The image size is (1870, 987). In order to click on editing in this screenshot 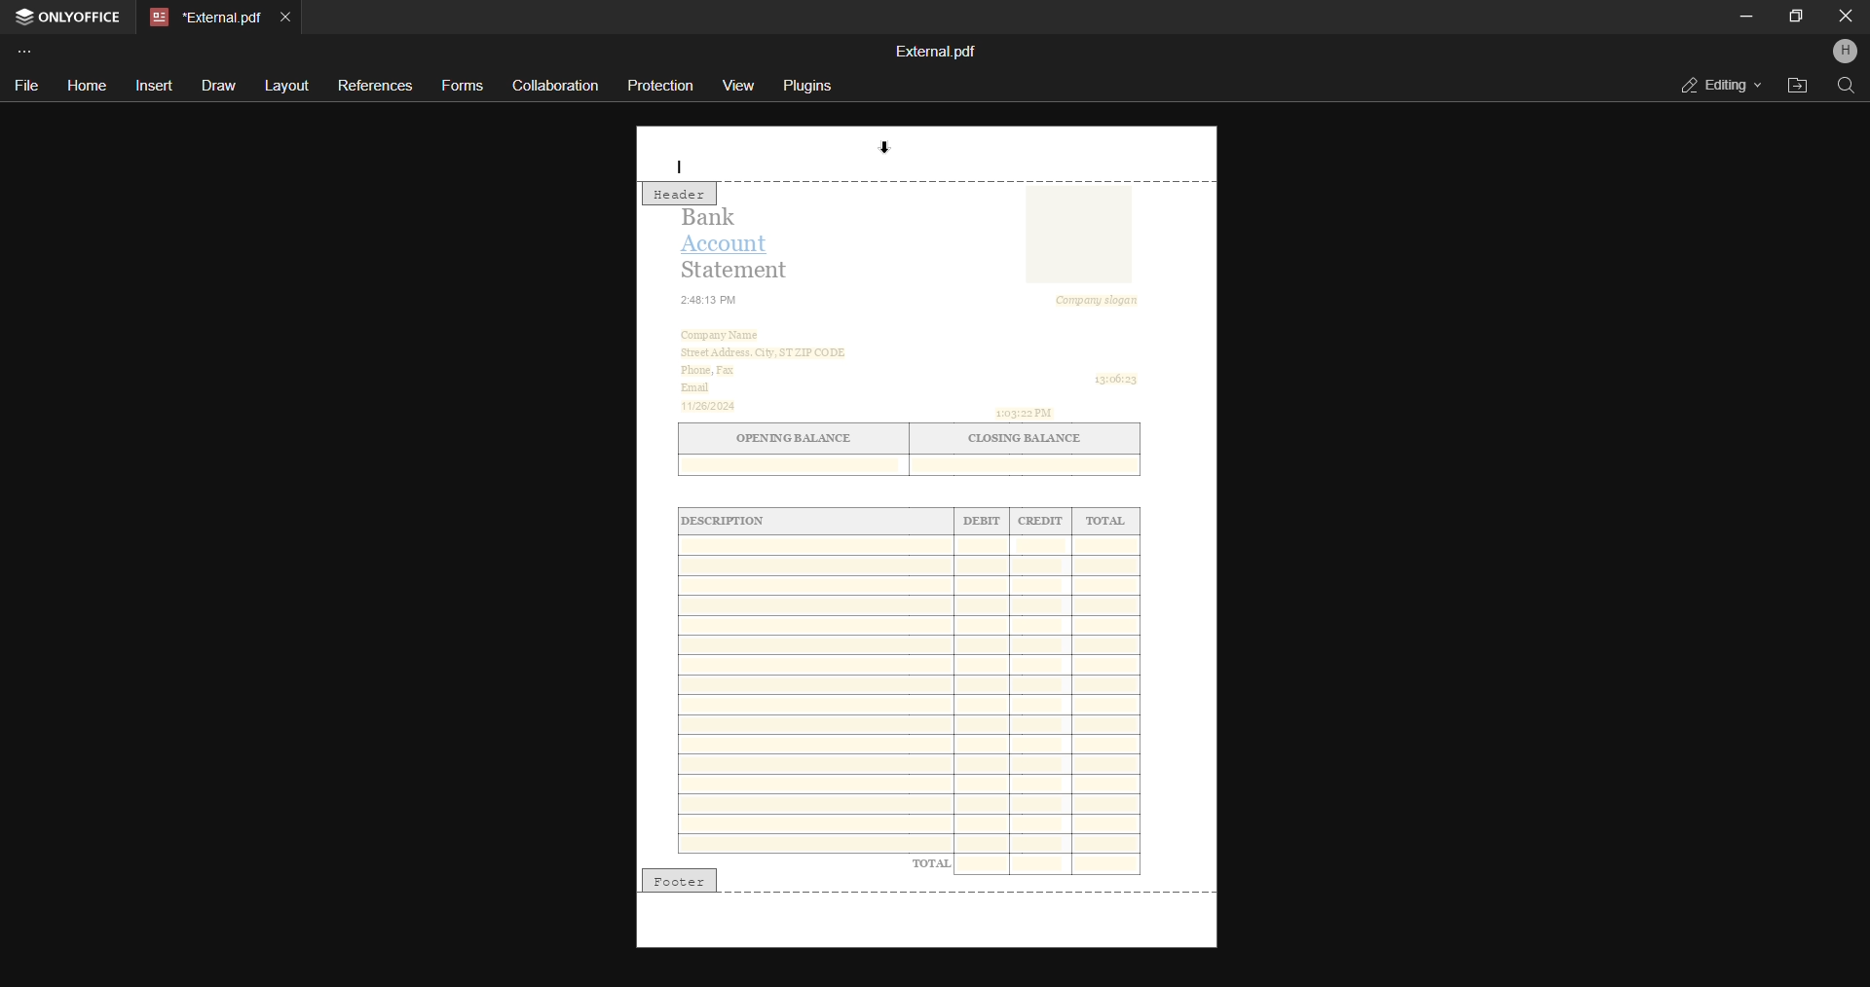, I will do `click(1714, 85)`.